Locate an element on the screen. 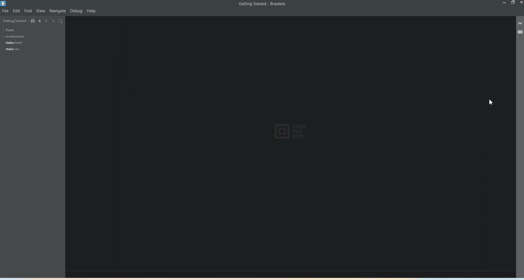 The width and height of the screenshot is (524, 280). View is located at coordinates (41, 11).